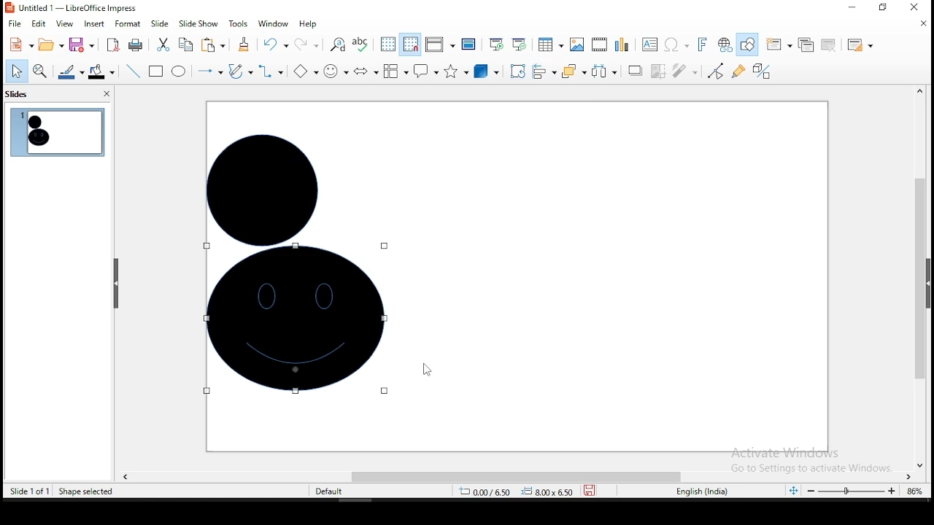 The width and height of the screenshot is (934, 525). What do you see at coordinates (94, 24) in the screenshot?
I see `insert` at bounding box center [94, 24].